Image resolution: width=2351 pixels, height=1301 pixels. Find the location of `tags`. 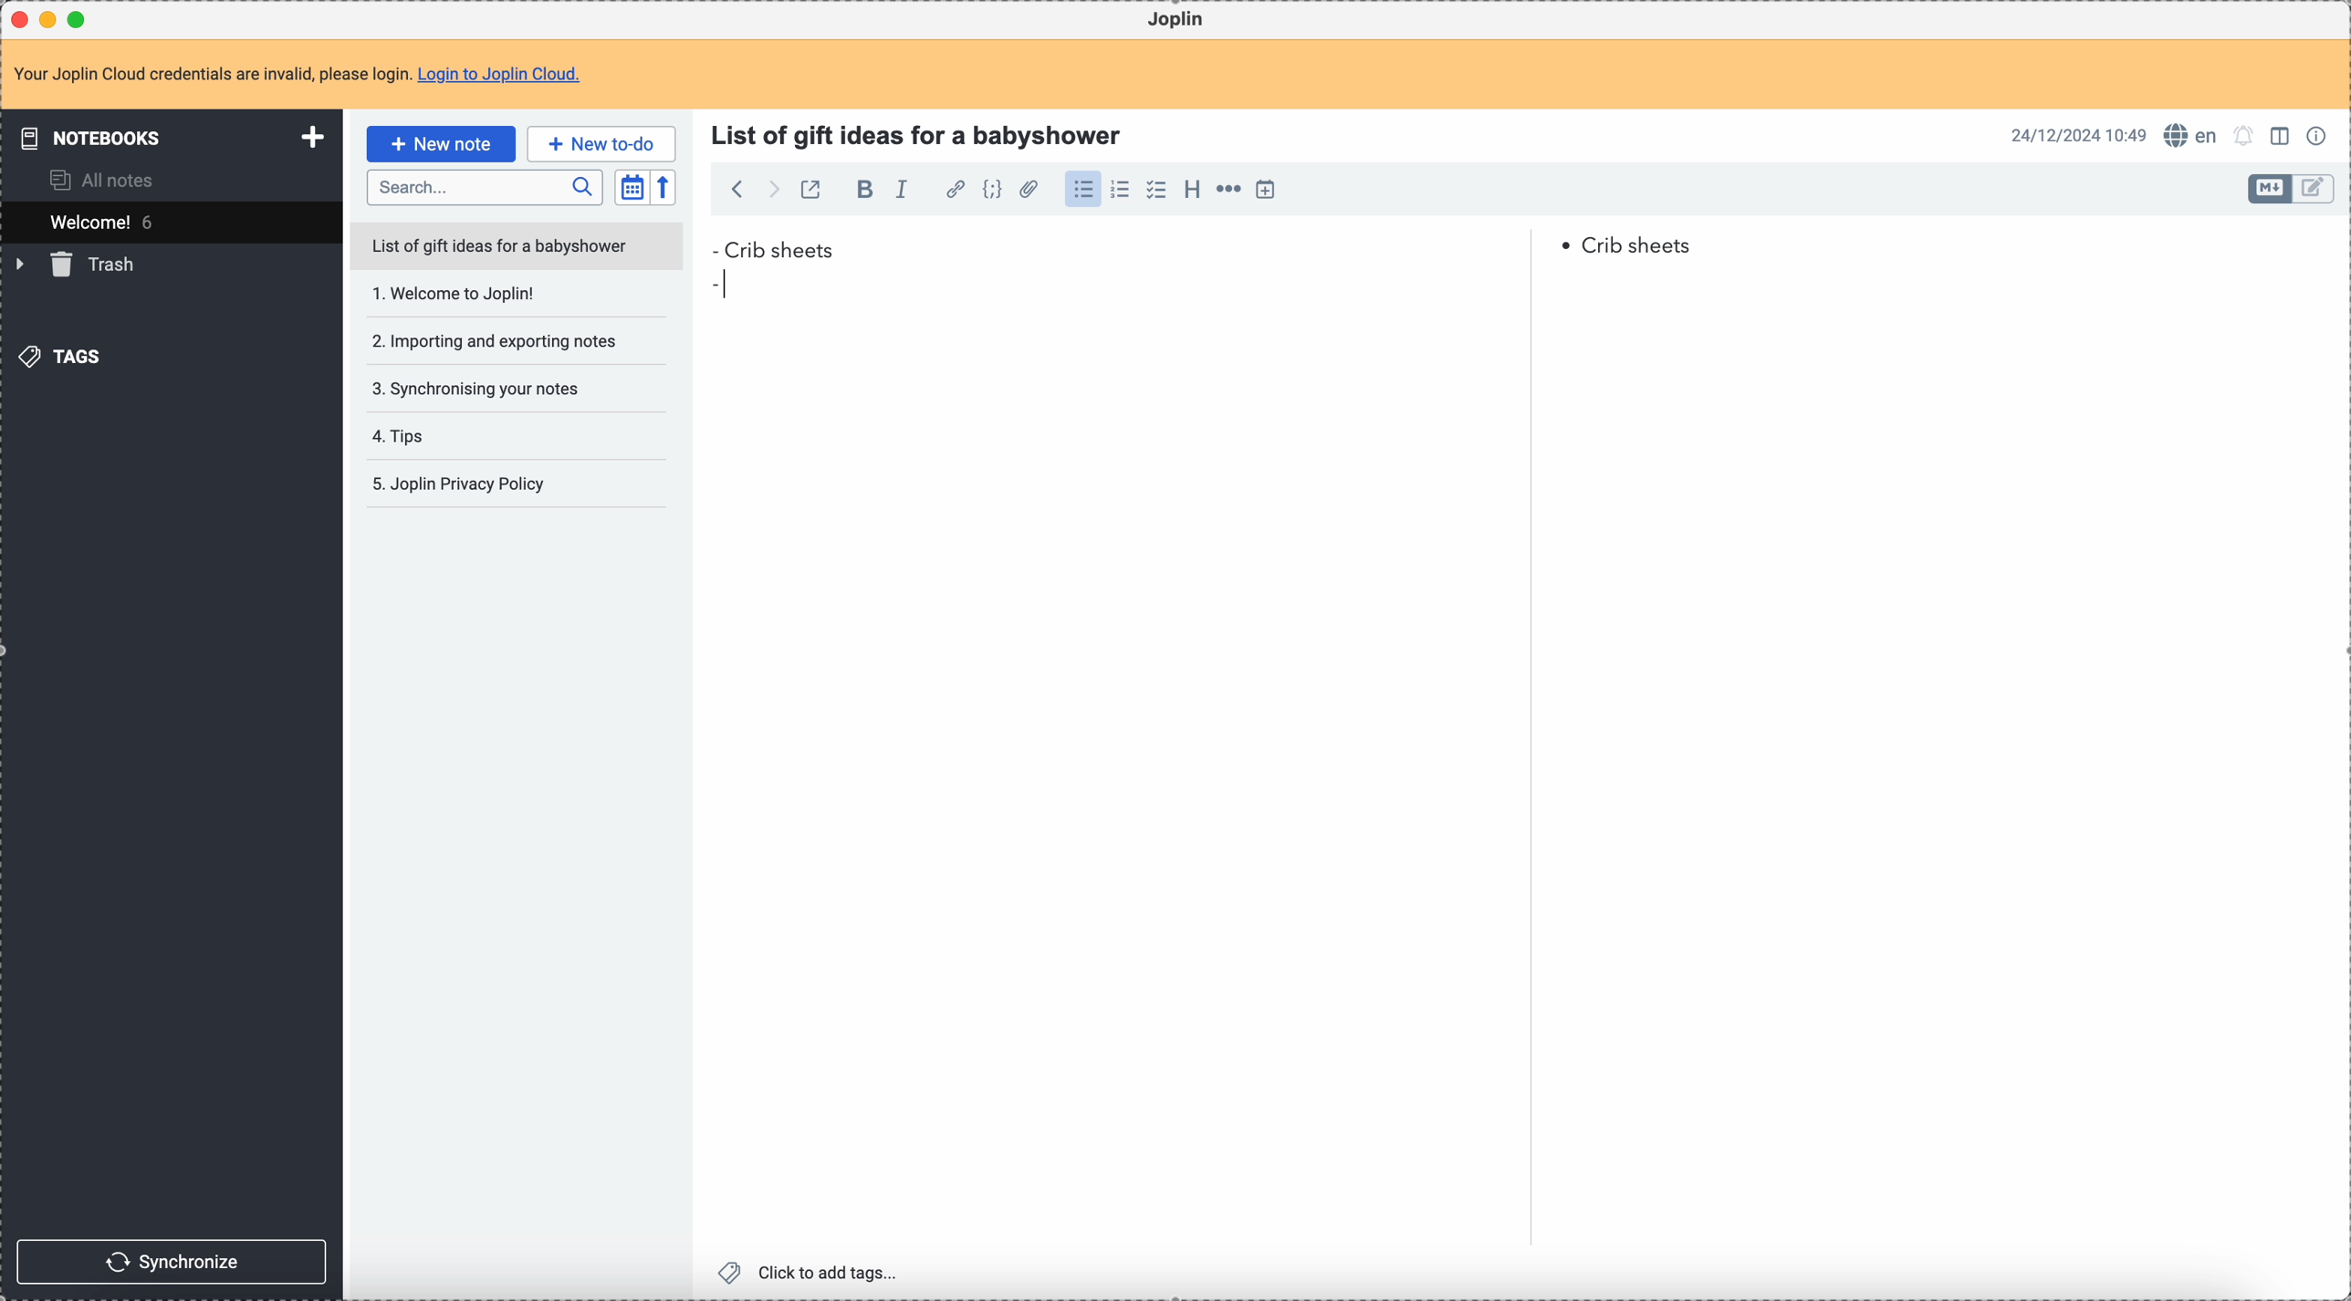

tags is located at coordinates (59, 358).